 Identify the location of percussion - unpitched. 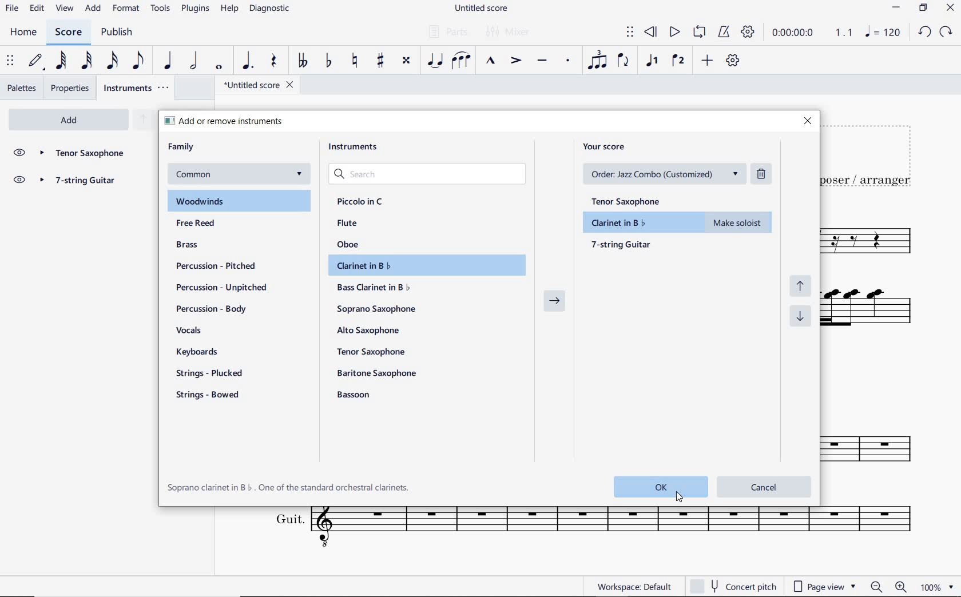
(223, 288).